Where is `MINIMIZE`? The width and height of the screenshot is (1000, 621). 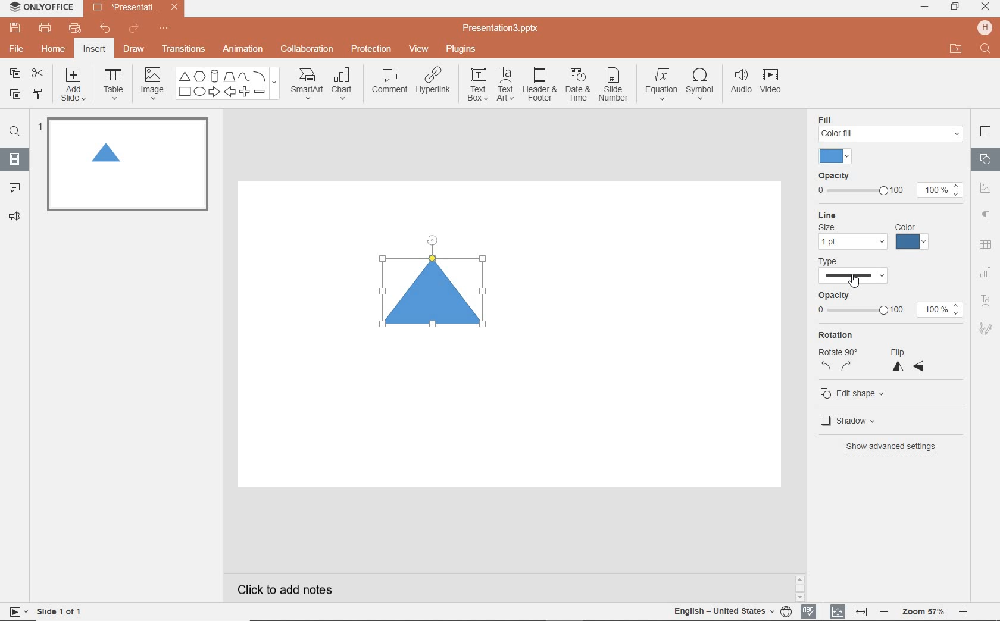 MINIMIZE is located at coordinates (924, 7).